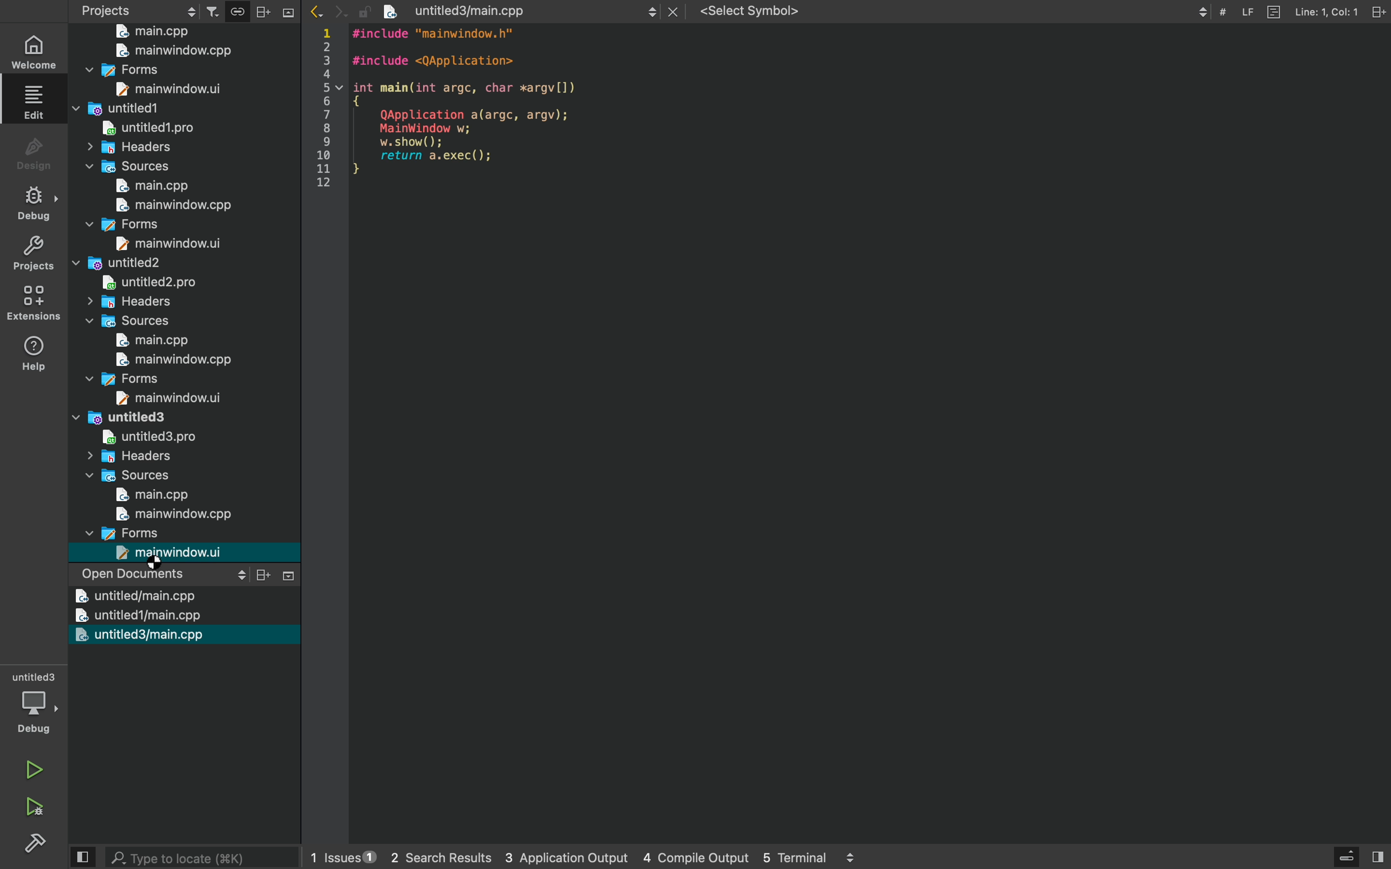 The width and height of the screenshot is (1391, 869). I want to click on mainwindow, so click(149, 264).